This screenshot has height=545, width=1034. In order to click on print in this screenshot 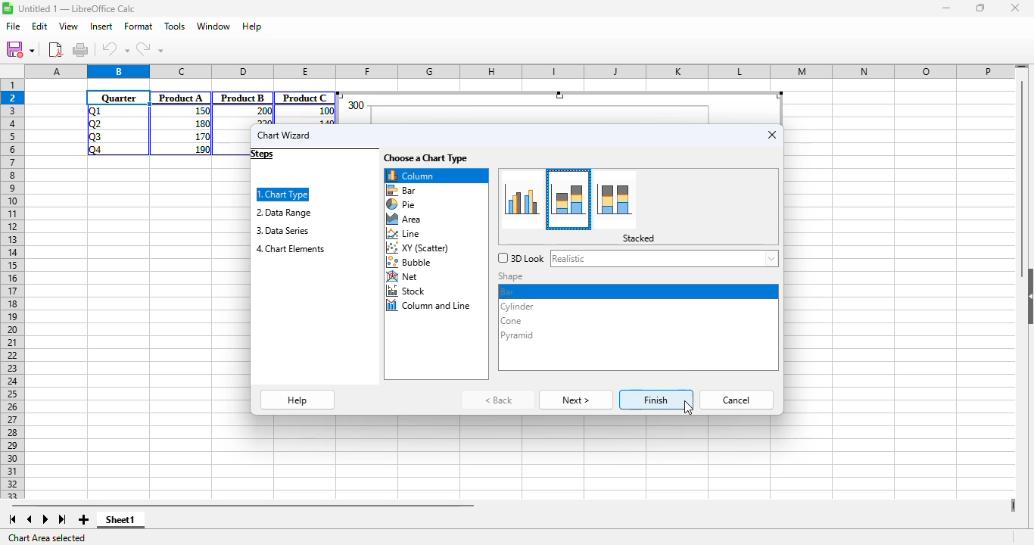, I will do `click(80, 49)`.